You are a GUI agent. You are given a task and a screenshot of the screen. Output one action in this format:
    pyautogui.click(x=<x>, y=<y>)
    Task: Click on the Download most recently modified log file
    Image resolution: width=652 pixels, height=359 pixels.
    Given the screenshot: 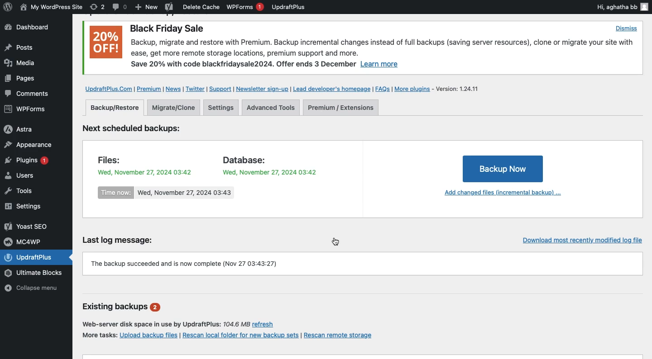 What is the action you would take?
    pyautogui.click(x=580, y=238)
    